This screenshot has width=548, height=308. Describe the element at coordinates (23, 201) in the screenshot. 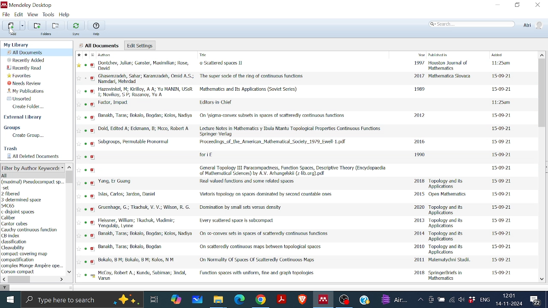

I see `author` at that location.